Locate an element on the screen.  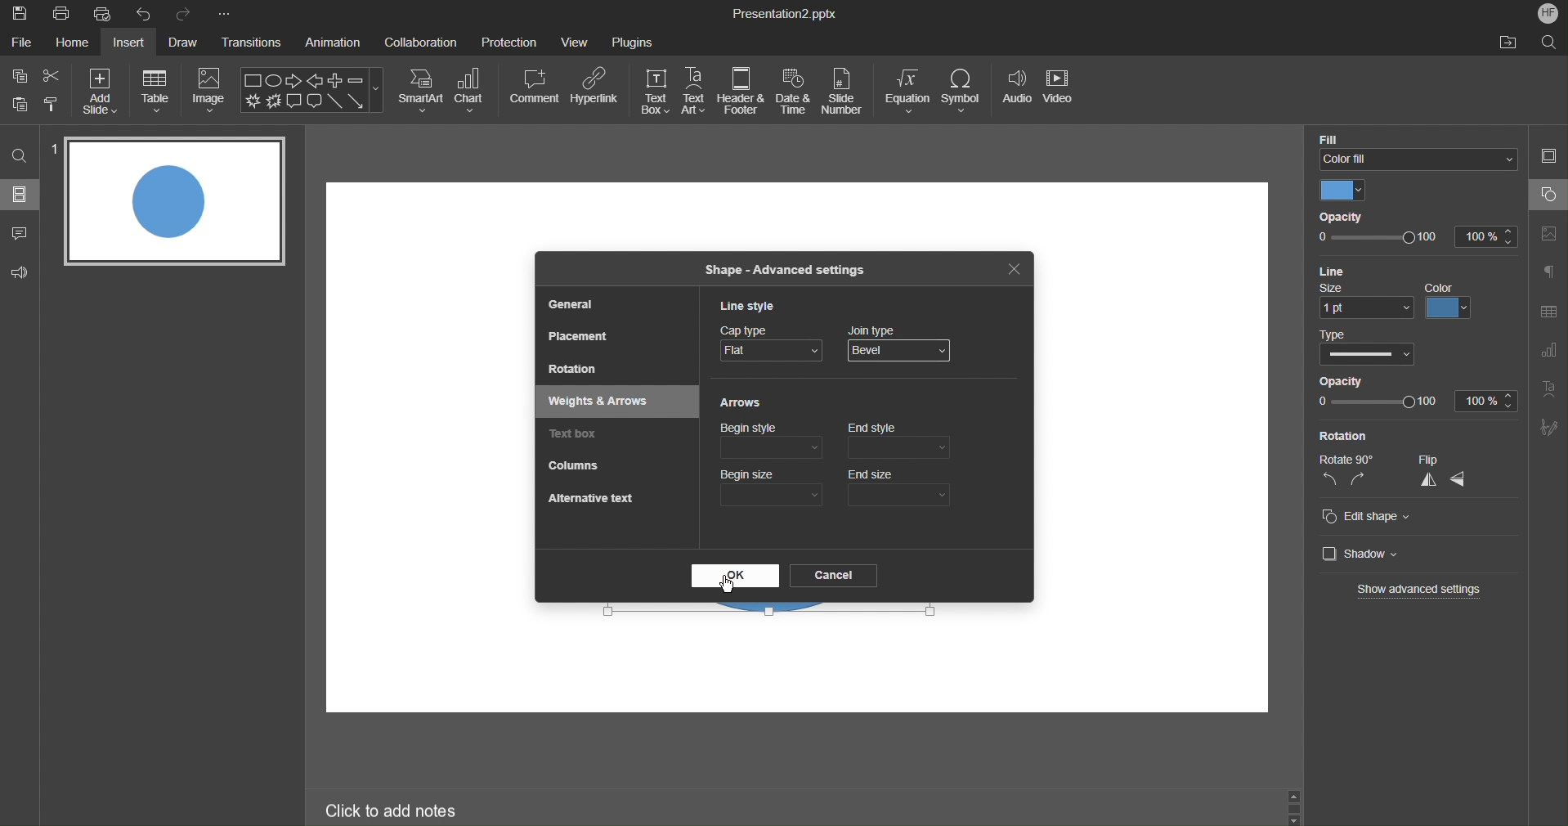
Video is located at coordinates (1061, 93).